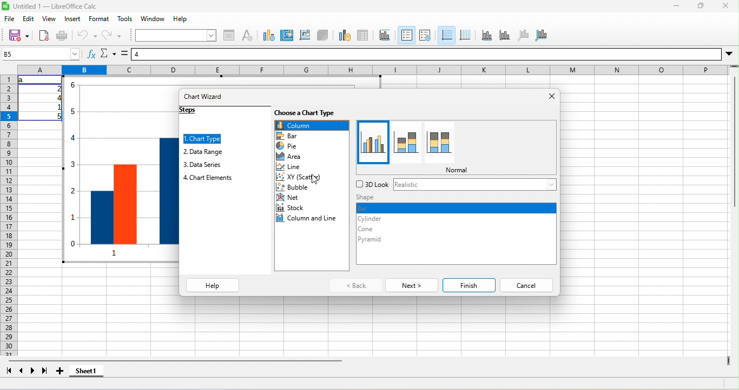 Image resolution: width=739 pixels, height=390 pixels. Describe the element at coordinates (99, 19) in the screenshot. I see `format` at that location.